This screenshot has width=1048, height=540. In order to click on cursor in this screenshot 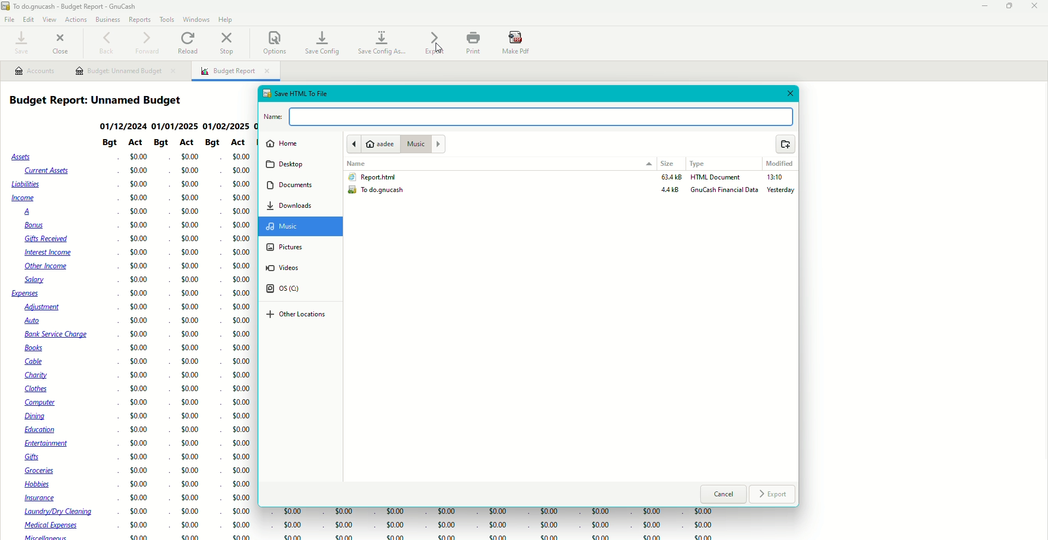, I will do `click(439, 49)`.